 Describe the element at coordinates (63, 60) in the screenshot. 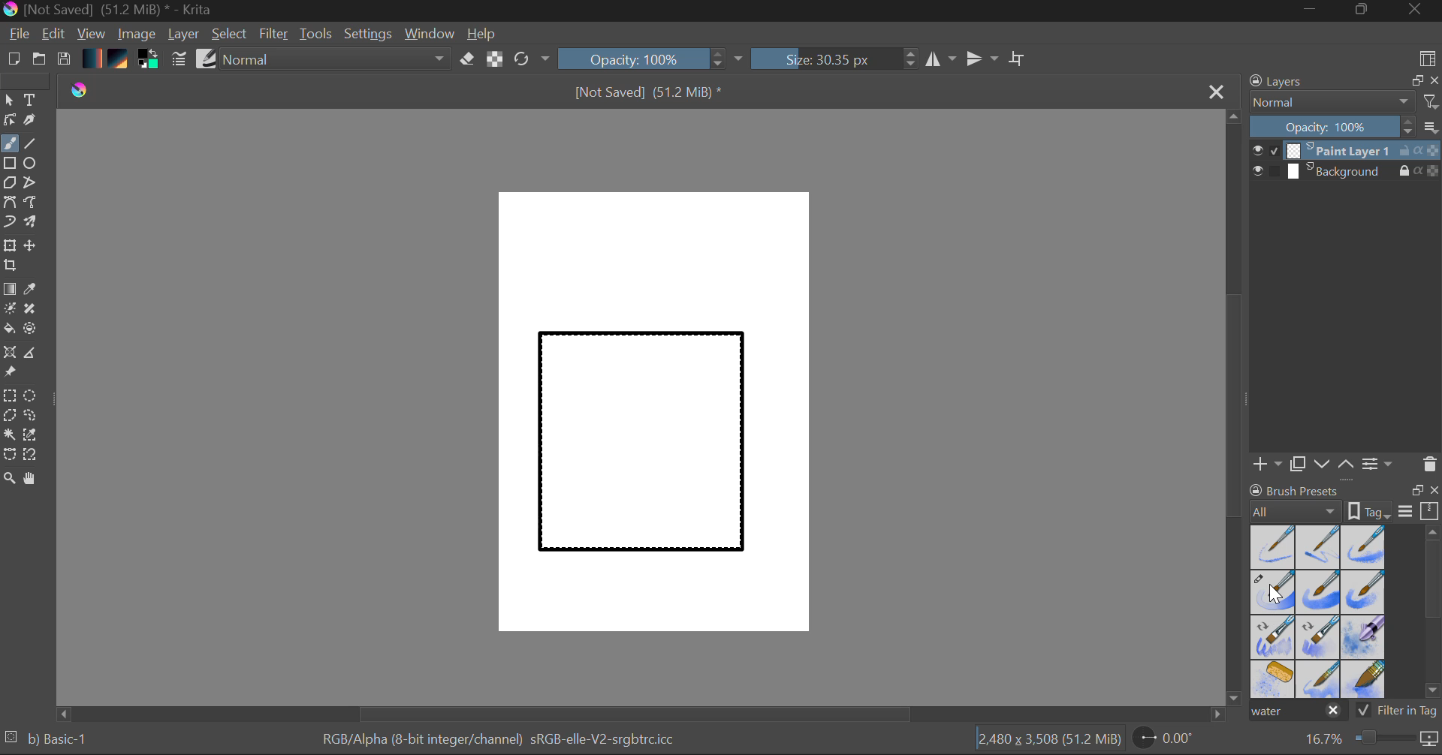

I see `Save` at that location.